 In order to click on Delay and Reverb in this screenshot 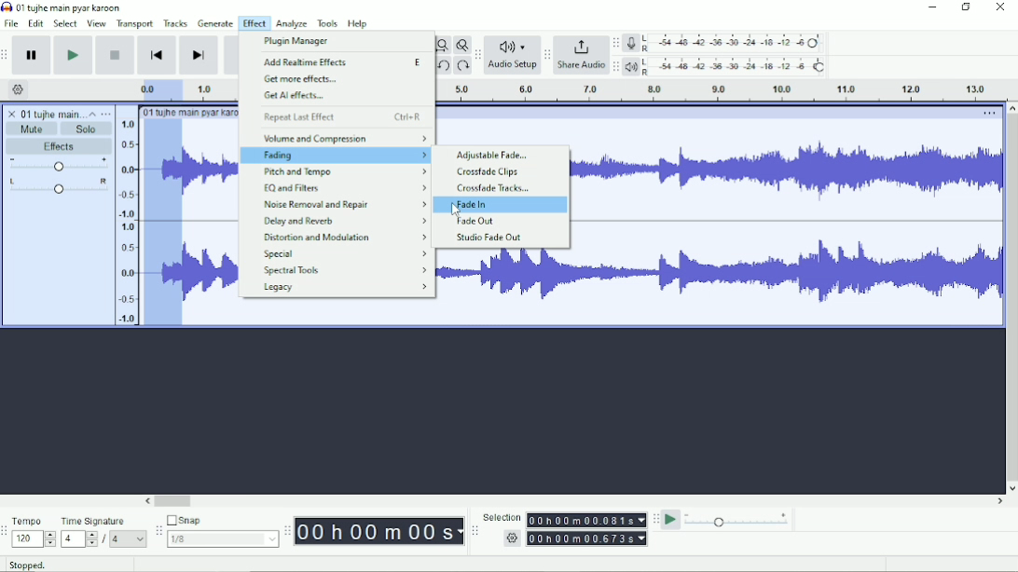, I will do `click(344, 222)`.